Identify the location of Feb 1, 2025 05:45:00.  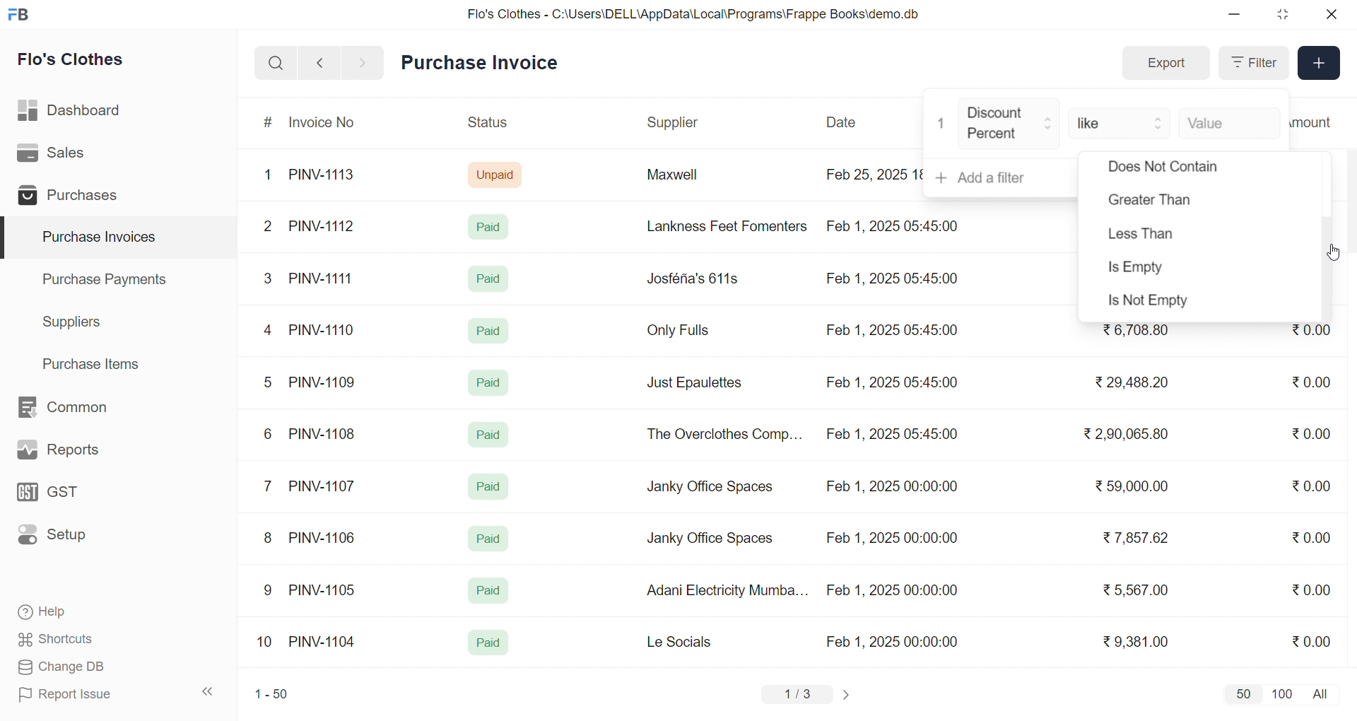
(891, 382).